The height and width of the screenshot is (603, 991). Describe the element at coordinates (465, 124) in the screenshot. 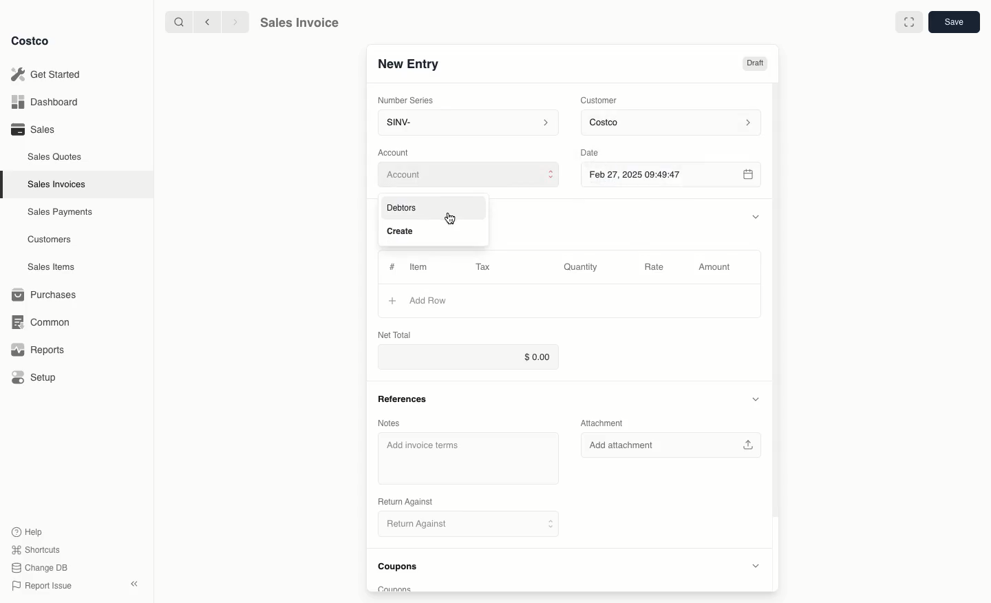

I see `SINV-` at that location.